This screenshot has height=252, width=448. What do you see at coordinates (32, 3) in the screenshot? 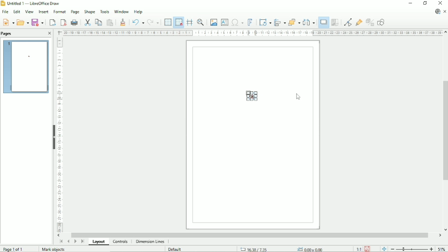
I see `Untitled 1 - LibreOffice Draw` at bounding box center [32, 3].